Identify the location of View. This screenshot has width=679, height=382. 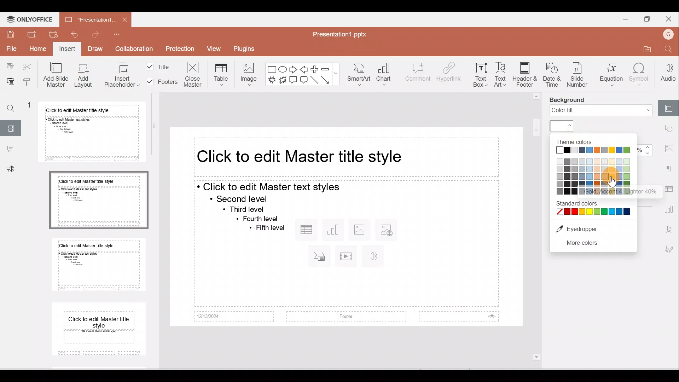
(215, 50).